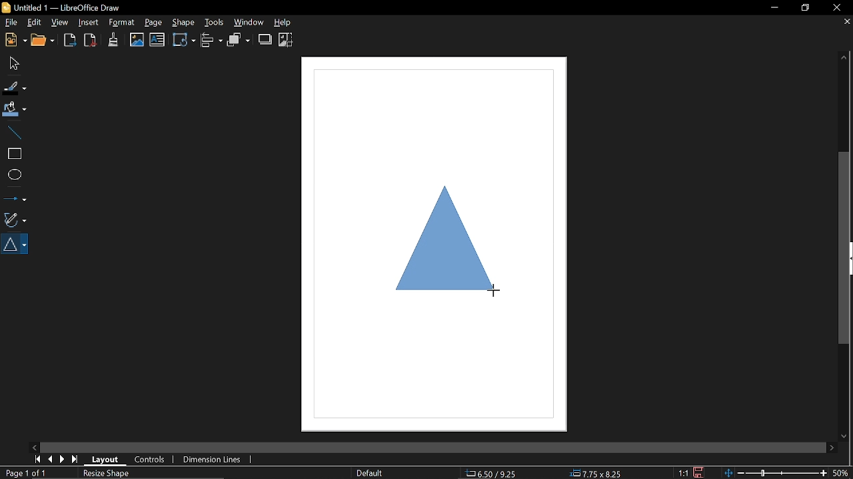 The height and width of the screenshot is (479, 853). What do you see at coordinates (213, 21) in the screenshot?
I see `Tools` at bounding box center [213, 21].